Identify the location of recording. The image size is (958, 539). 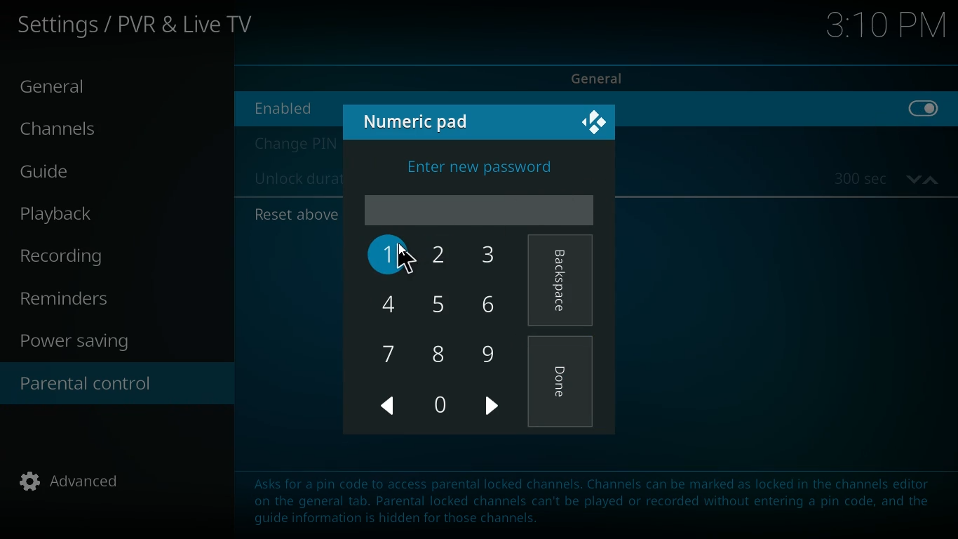
(82, 257).